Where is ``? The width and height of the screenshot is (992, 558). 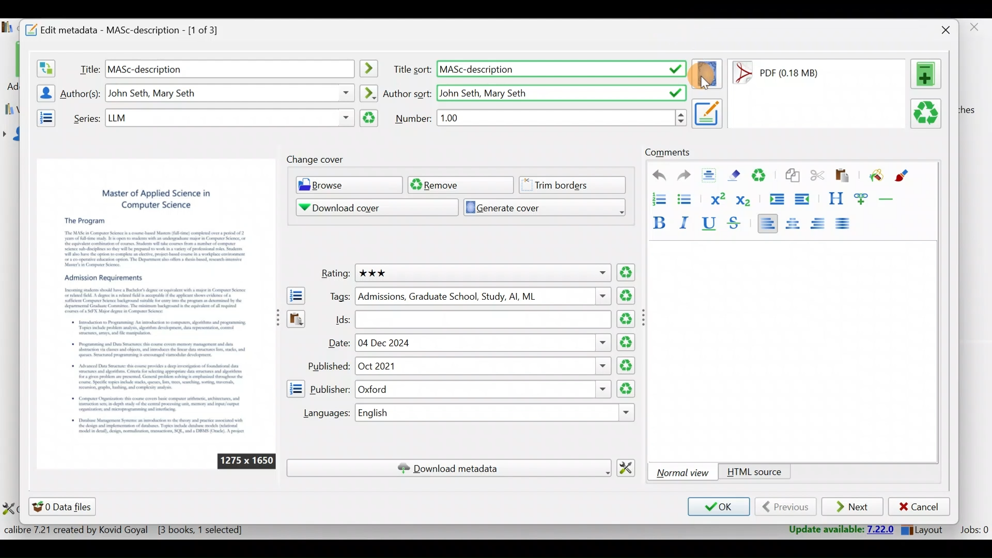
 is located at coordinates (230, 93).